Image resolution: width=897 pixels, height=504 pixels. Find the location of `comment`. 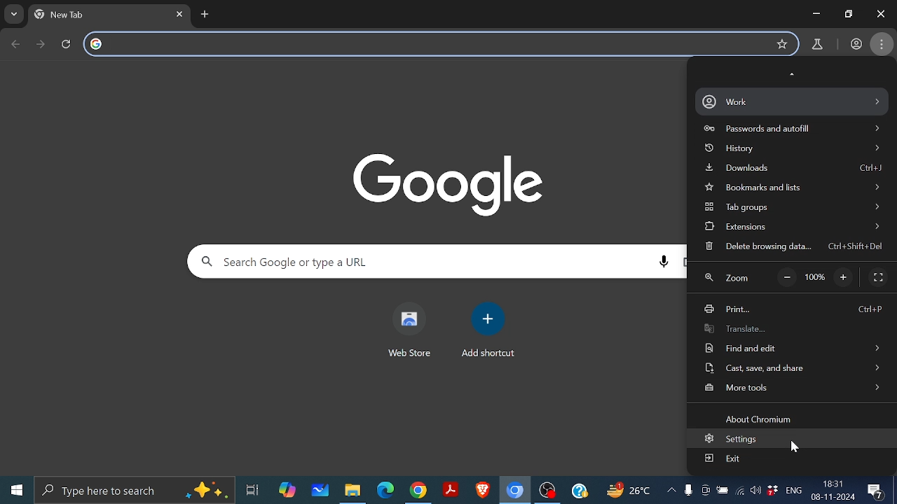

comment is located at coordinates (877, 492).